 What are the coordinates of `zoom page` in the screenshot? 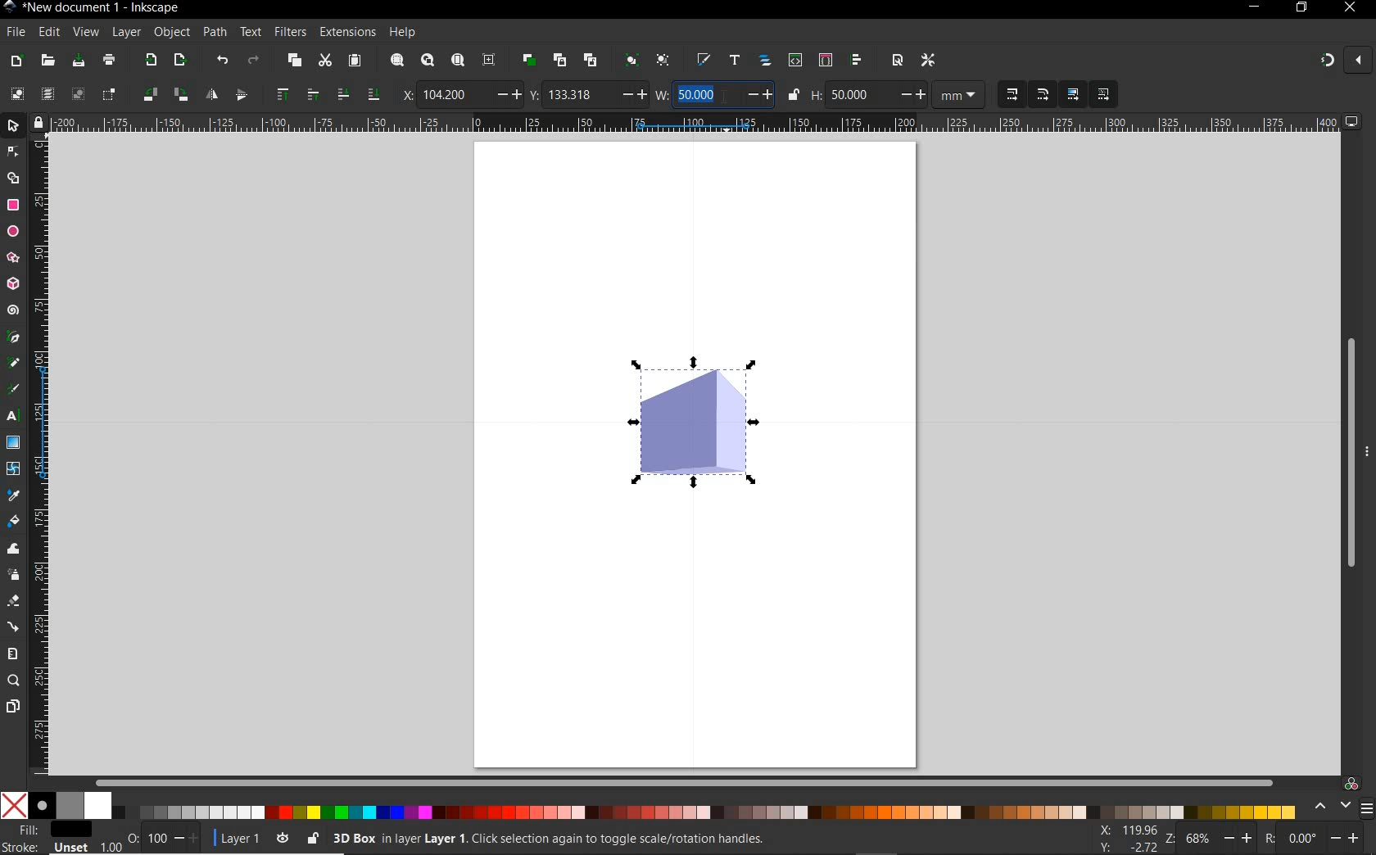 It's located at (457, 59).